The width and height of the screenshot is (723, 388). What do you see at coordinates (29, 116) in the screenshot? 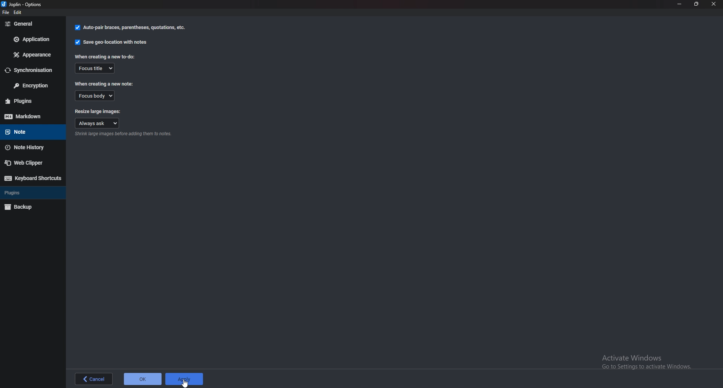
I see `Mark down` at bounding box center [29, 116].